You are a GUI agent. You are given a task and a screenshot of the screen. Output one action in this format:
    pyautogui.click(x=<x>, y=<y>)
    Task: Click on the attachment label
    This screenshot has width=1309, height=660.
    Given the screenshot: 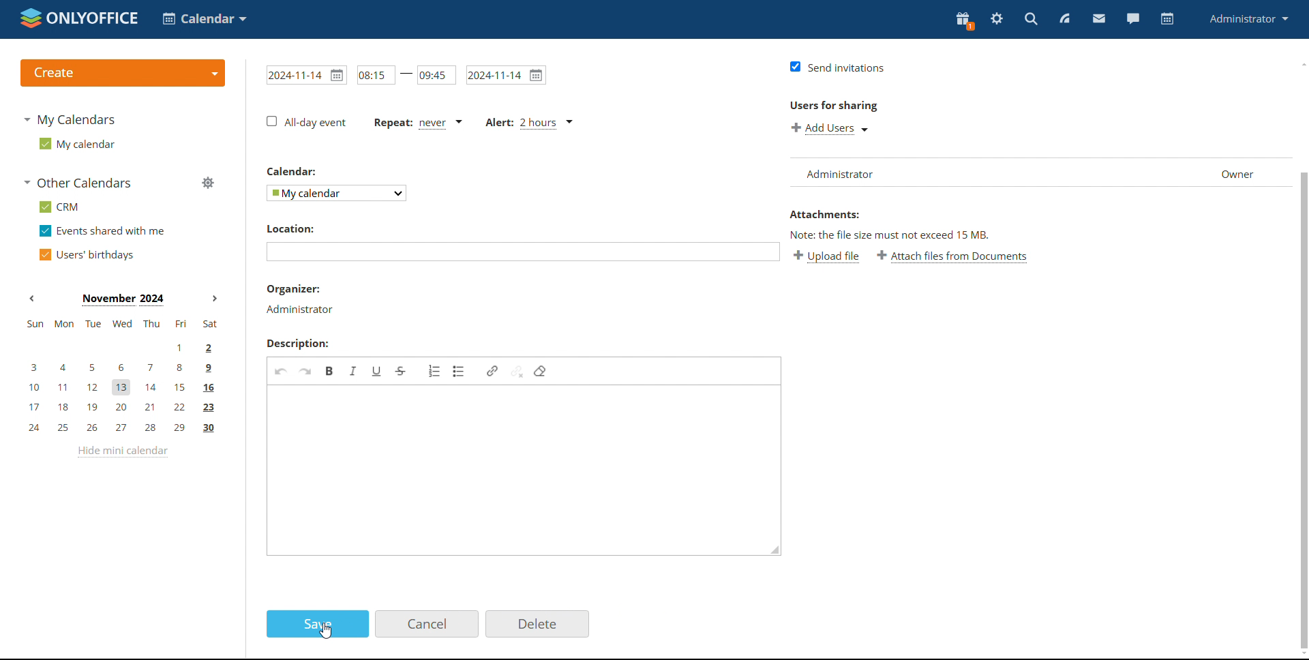 What is the action you would take?
    pyautogui.click(x=823, y=215)
    